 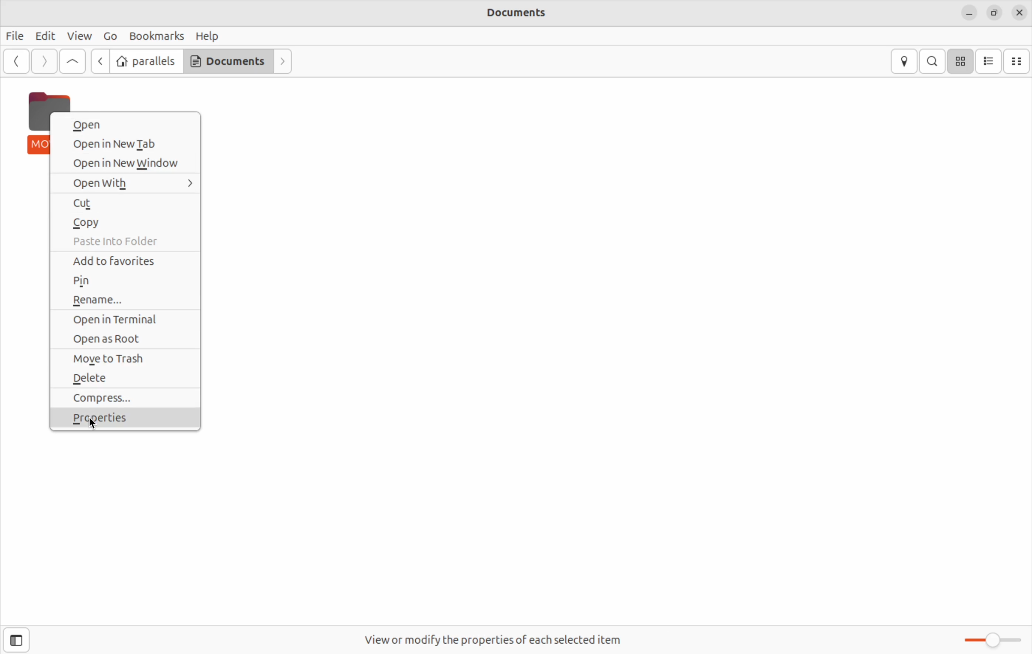 I want to click on book marks, so click(x=156, y=36).